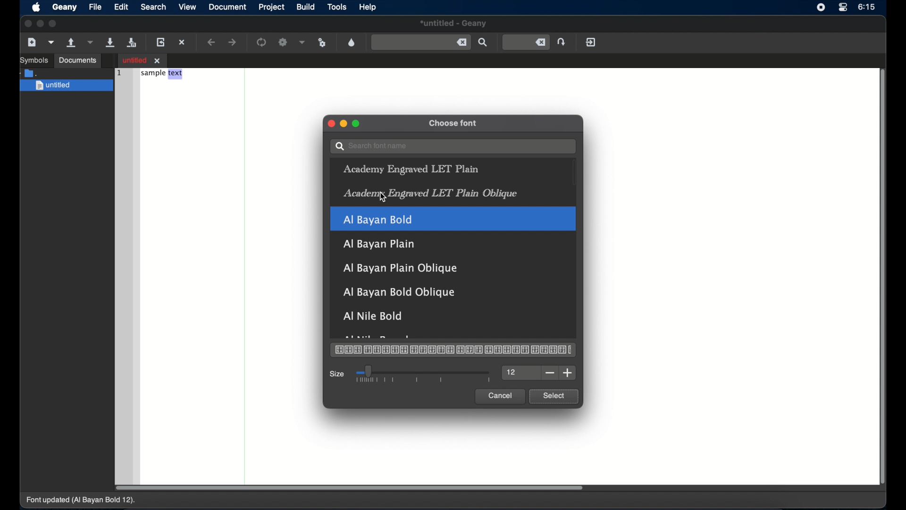  Describe the element at coordinates (563, 42) in the screenshot. I see `jump to entered line number` at that location.